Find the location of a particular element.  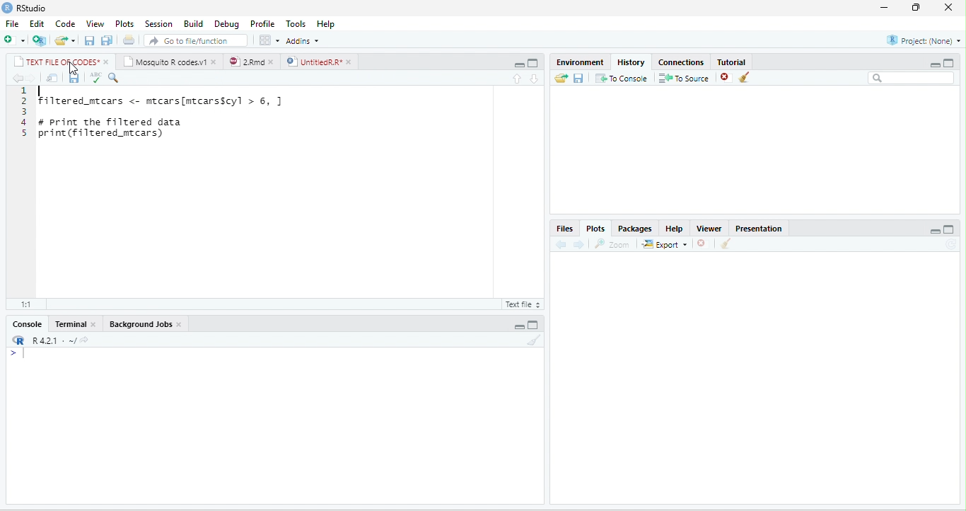

Environment is located at coordinates (580, 62).